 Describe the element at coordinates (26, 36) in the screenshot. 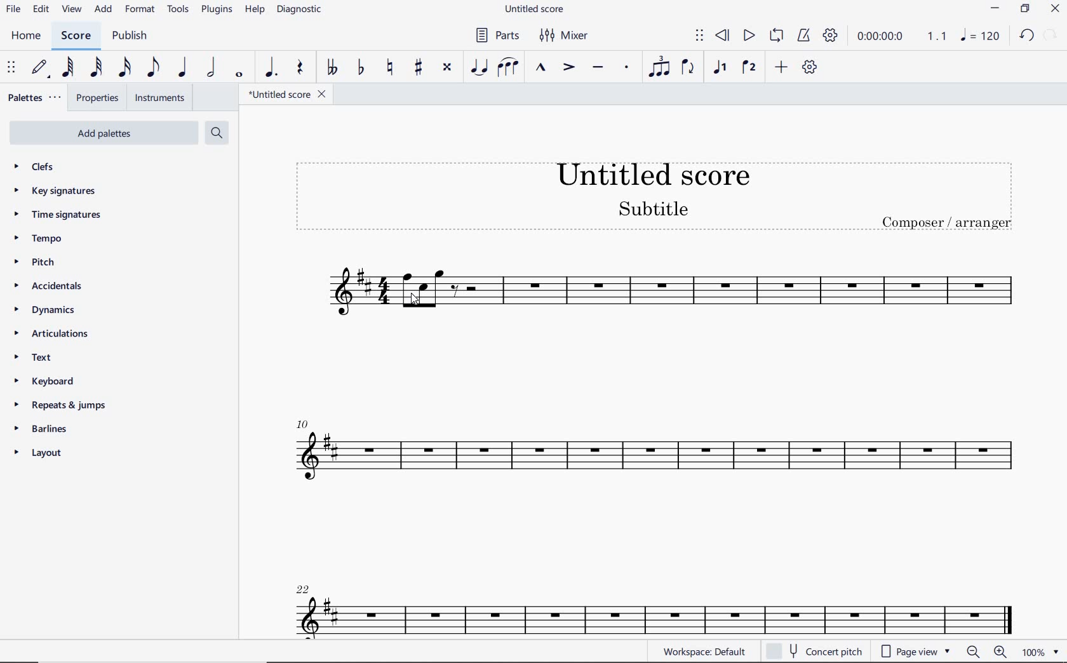

I see `HOME` at that location.